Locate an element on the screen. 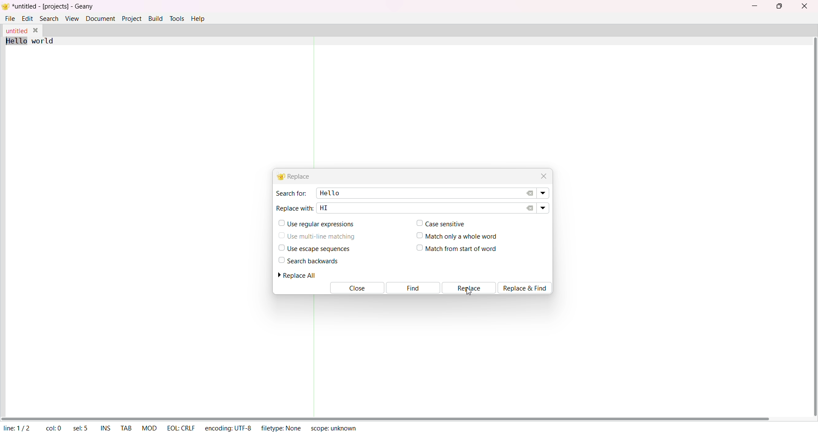  clear replace is located at coordinates (530, 208).